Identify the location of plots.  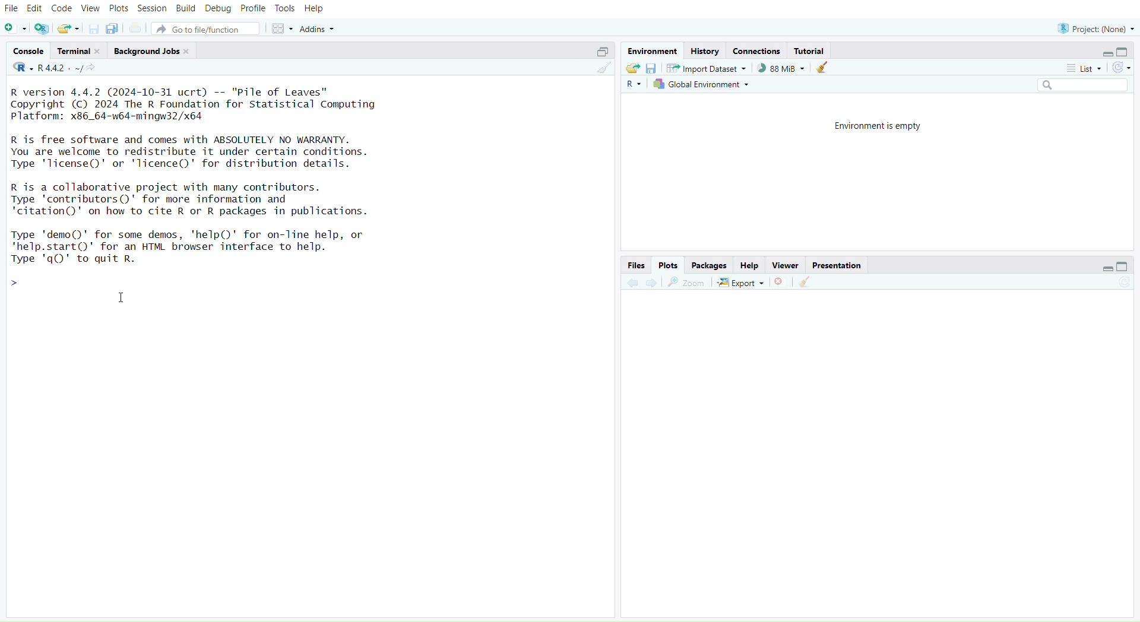
(119, 10).